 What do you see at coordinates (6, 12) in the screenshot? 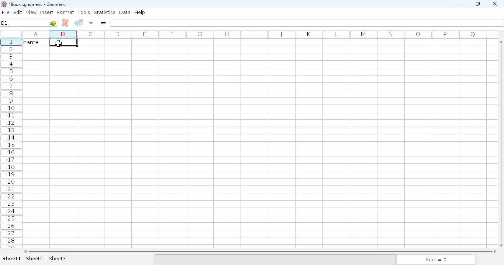
I see `file` at bounding box center [6, 12].